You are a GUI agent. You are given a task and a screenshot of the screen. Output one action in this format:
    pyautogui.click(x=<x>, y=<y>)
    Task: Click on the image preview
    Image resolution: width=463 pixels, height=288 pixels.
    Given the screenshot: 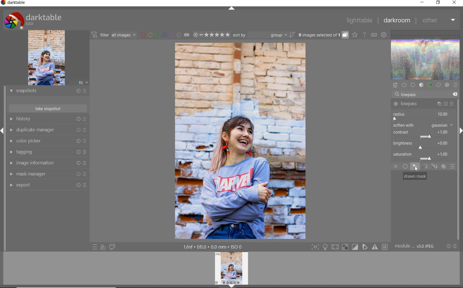 What is the action you would take?
    pyautogui.click(x=55, y=58)
    